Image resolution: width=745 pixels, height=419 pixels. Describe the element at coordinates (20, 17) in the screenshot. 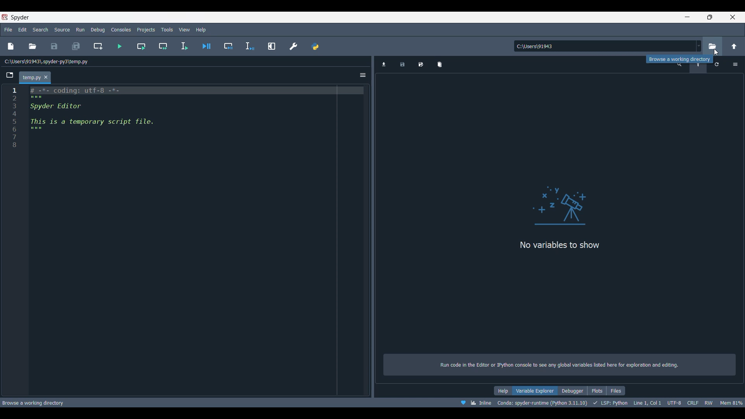

I see `Software name` at that location.